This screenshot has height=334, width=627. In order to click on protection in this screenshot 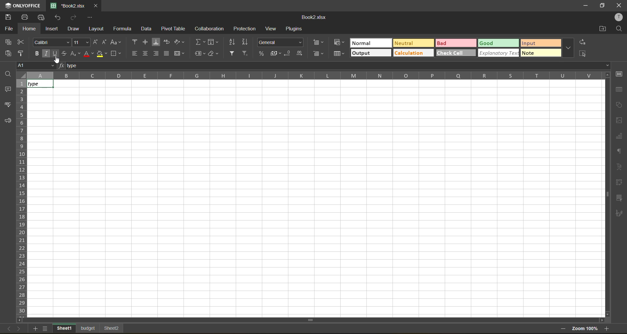, I will do `click(245, 28)`.